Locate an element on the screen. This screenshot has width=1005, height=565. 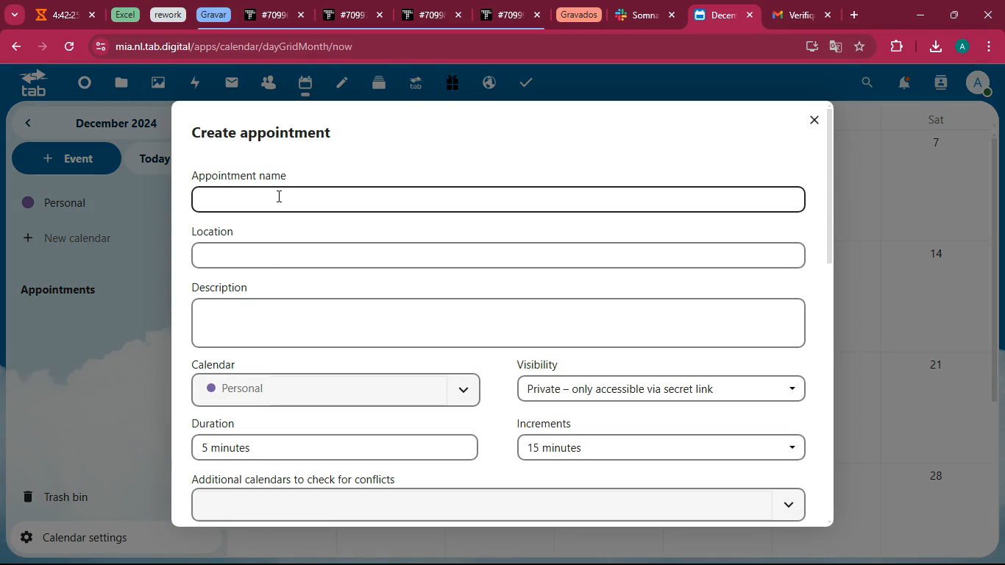
description is located at coordinates (224, 286).